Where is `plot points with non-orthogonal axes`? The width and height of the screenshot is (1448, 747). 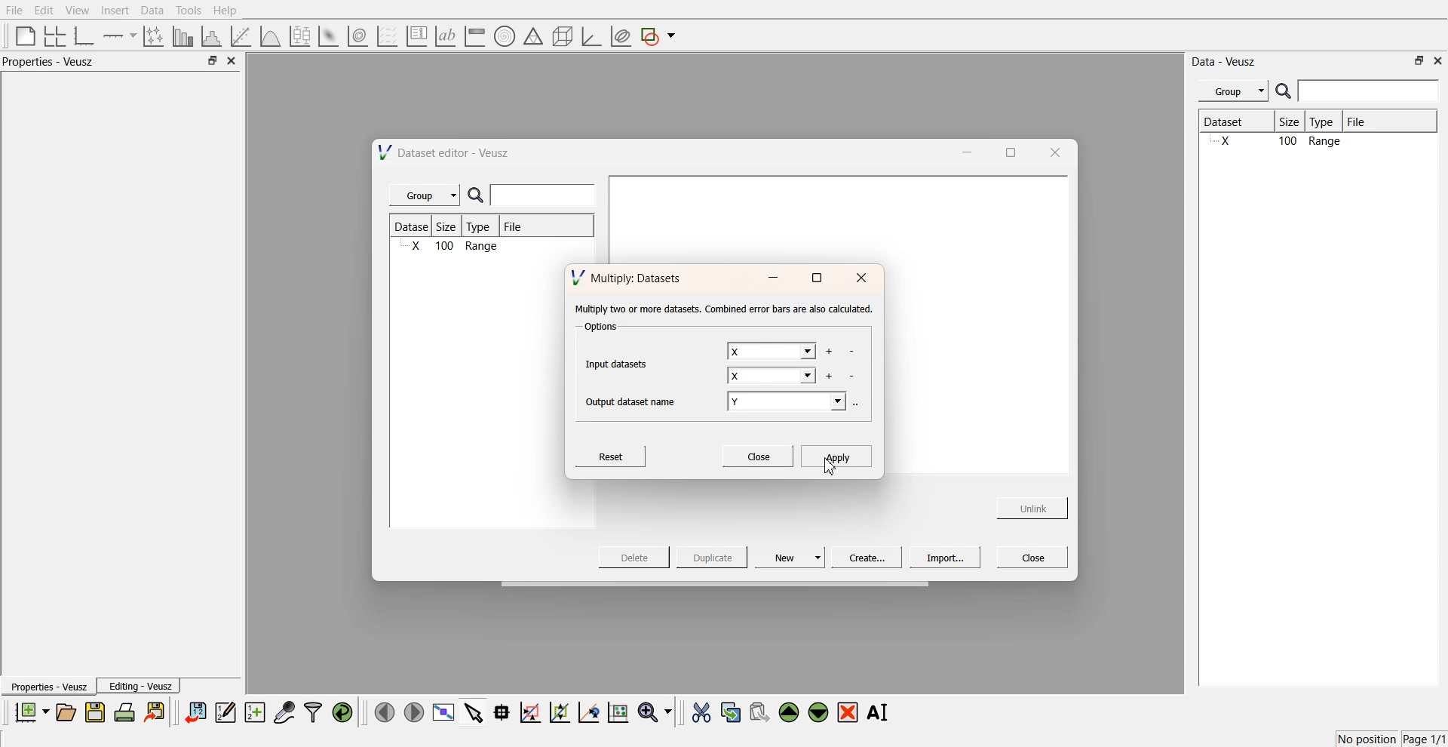
plot points with non-orthogonal axes is located at coordinates (152, 35).